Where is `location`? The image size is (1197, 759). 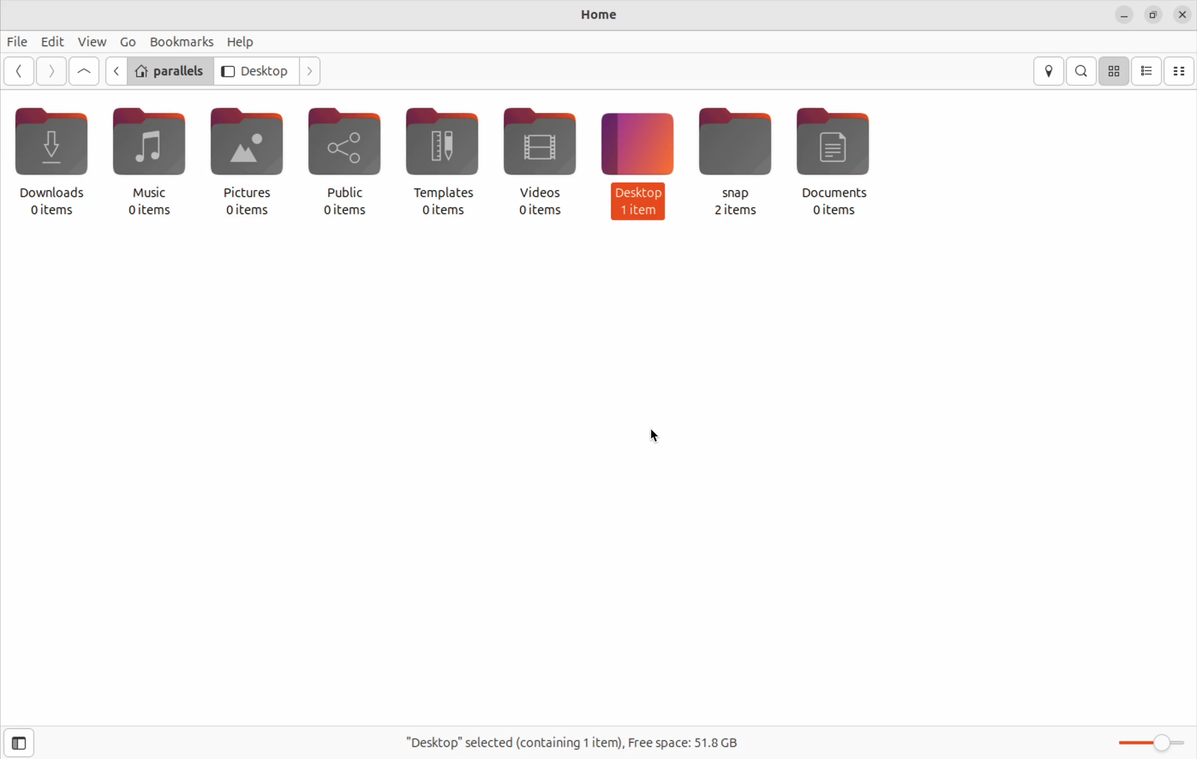 location is located at coordinates (1049, 72).